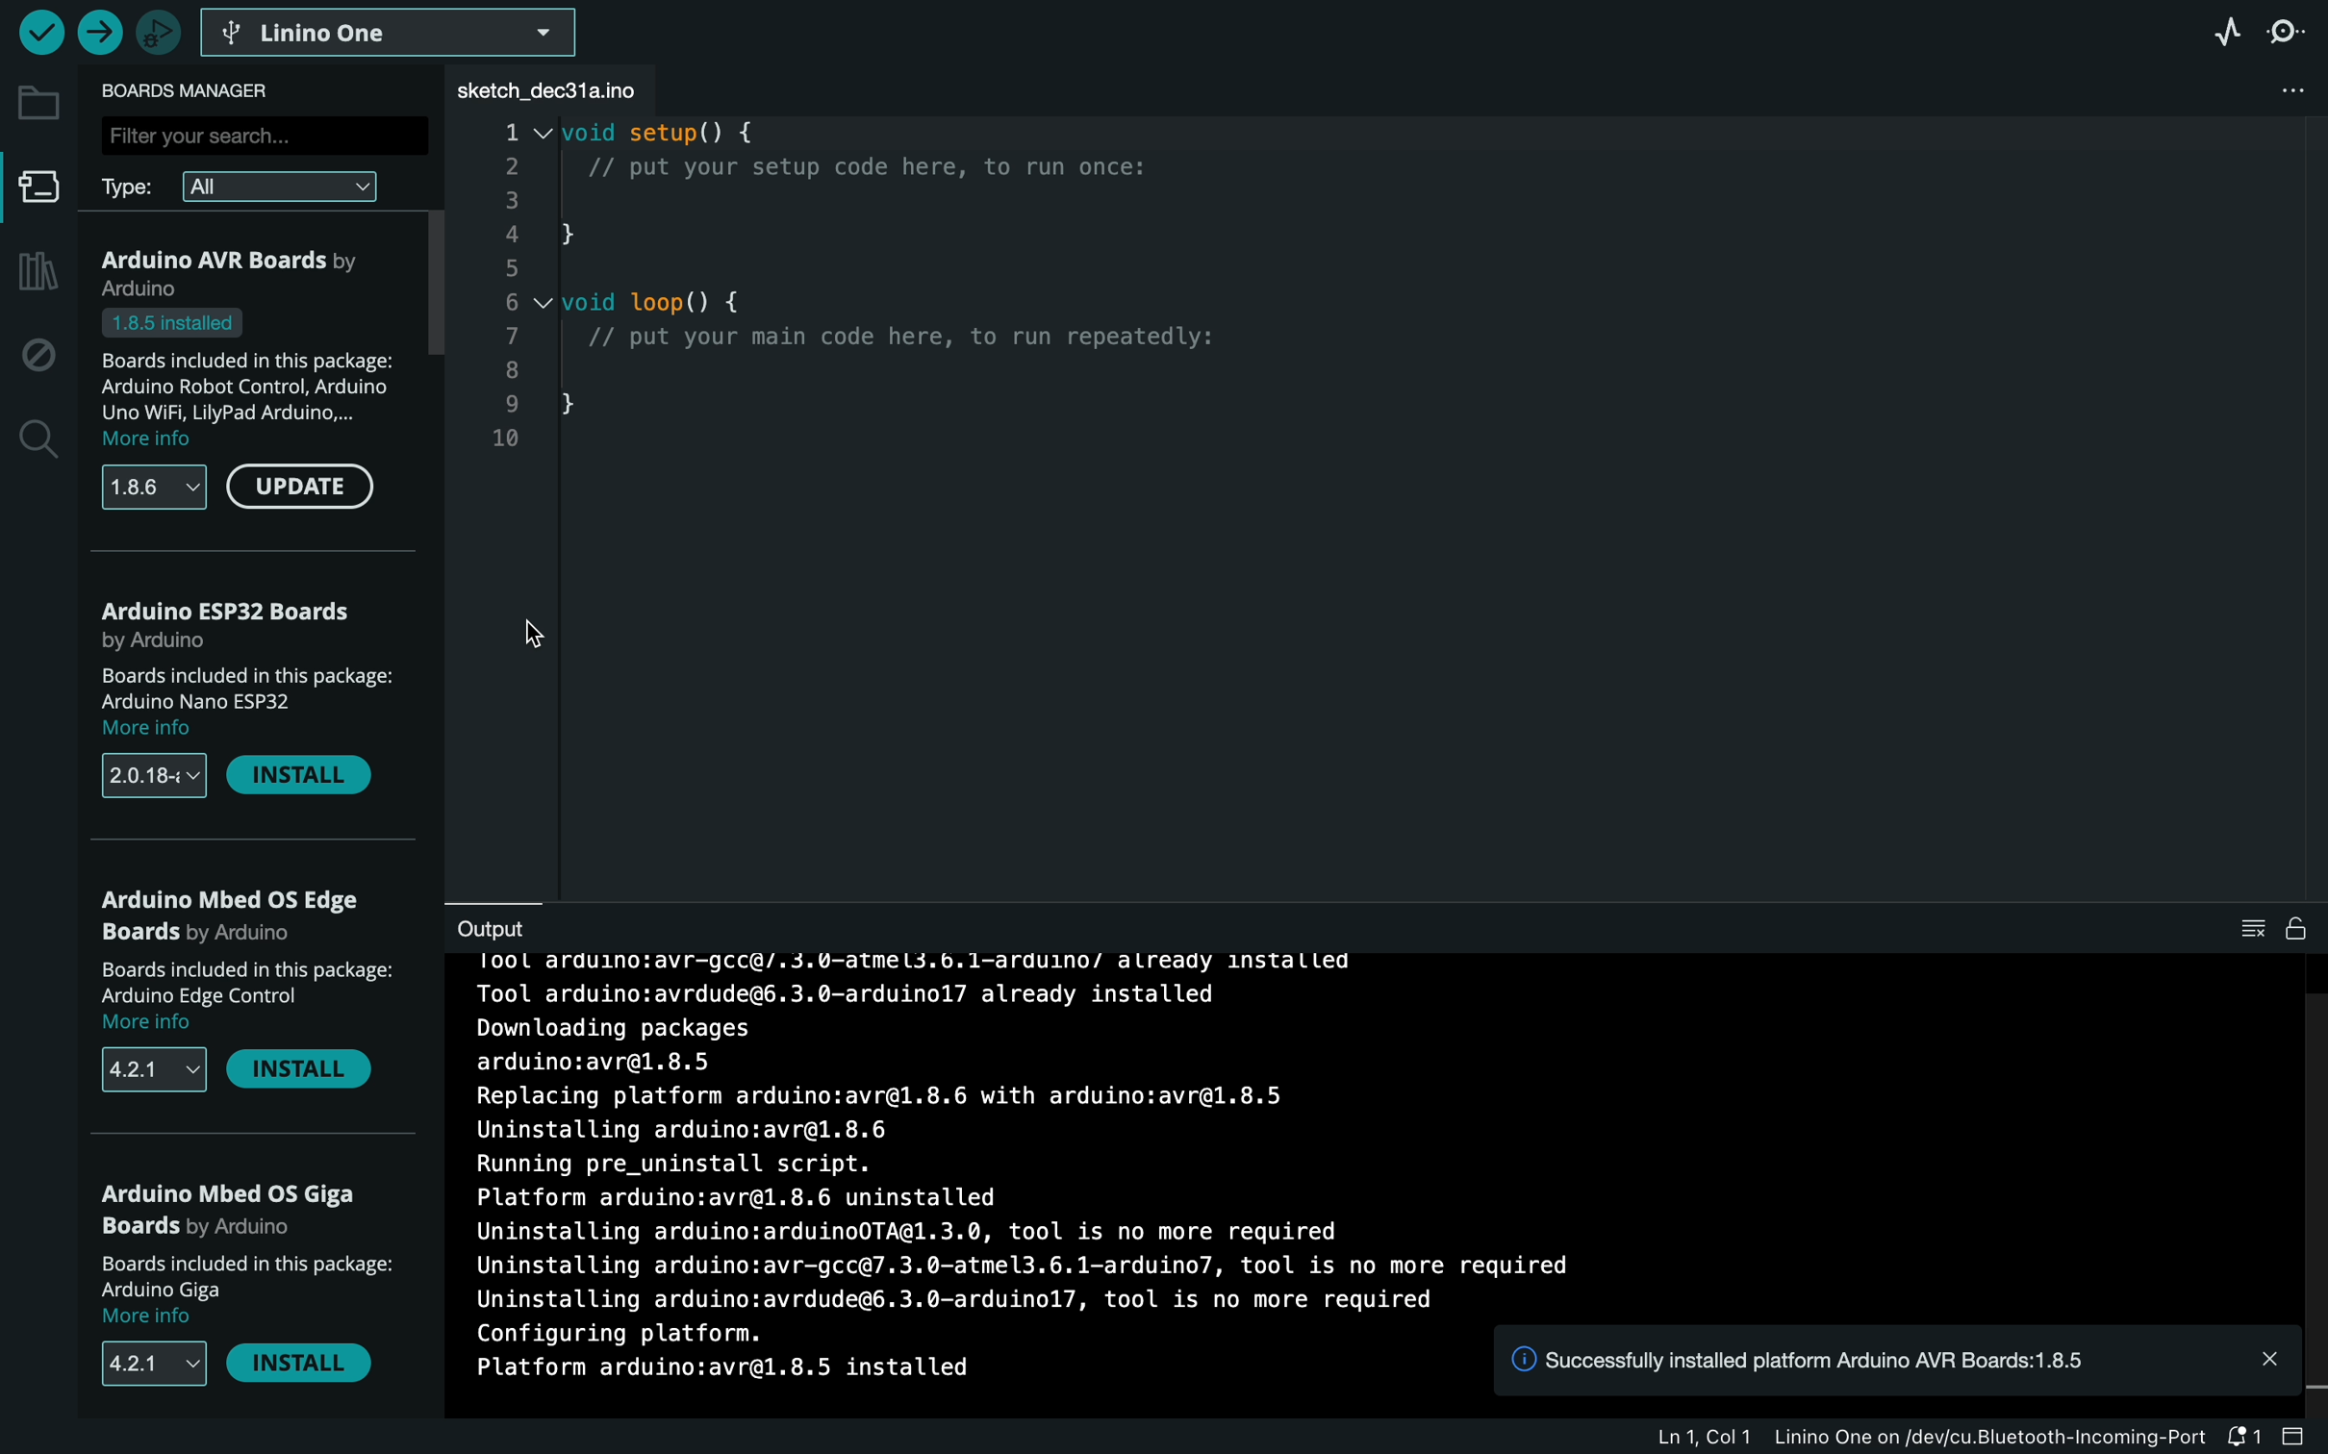  What do you see at coordinates (2269, 929) in the screenshot?
I see `clear` at bounding box center [2269, 929].